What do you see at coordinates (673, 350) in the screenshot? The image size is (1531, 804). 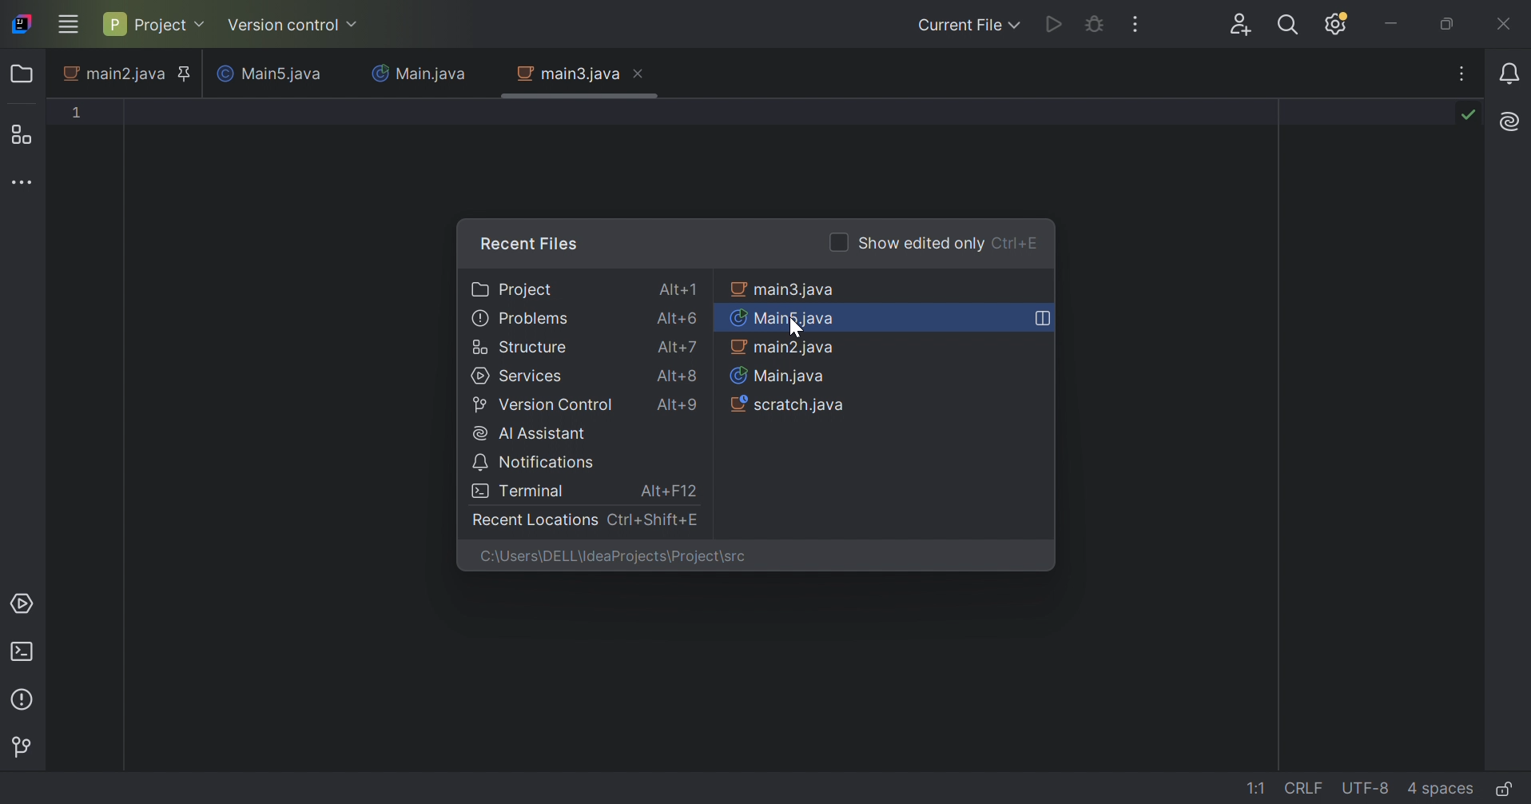 I see `Alt+7` at bounding box center [673, 350].